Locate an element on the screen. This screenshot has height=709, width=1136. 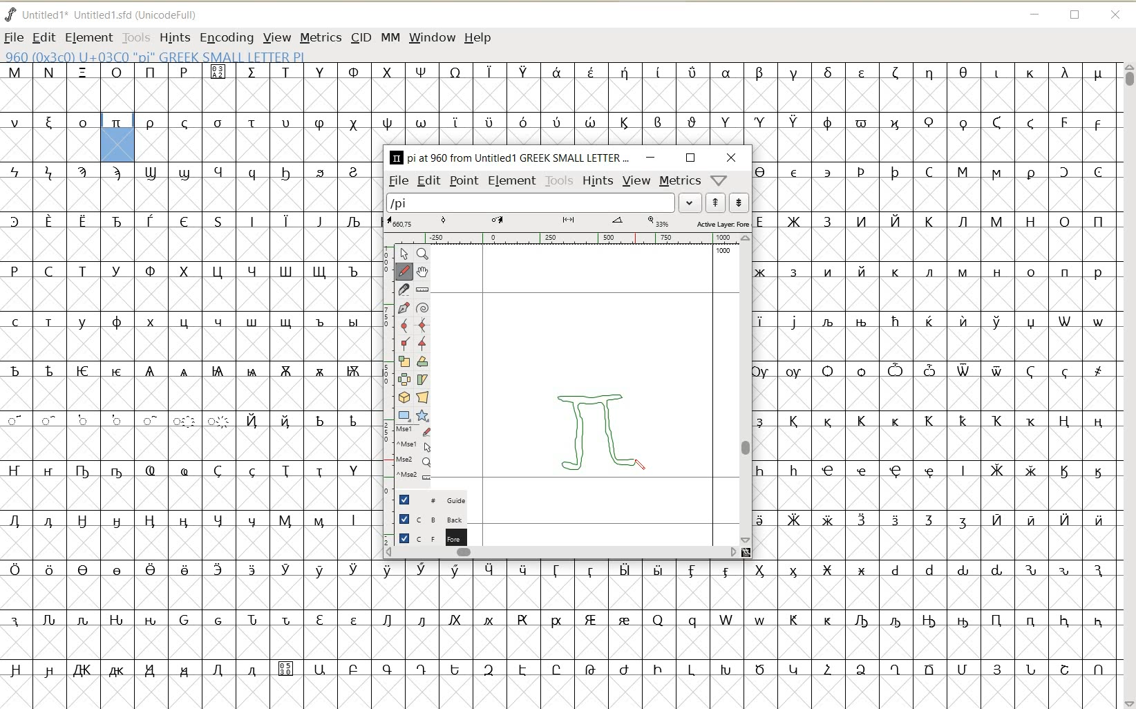
Glyph characters and numbers is located at coordinates (184, 387).